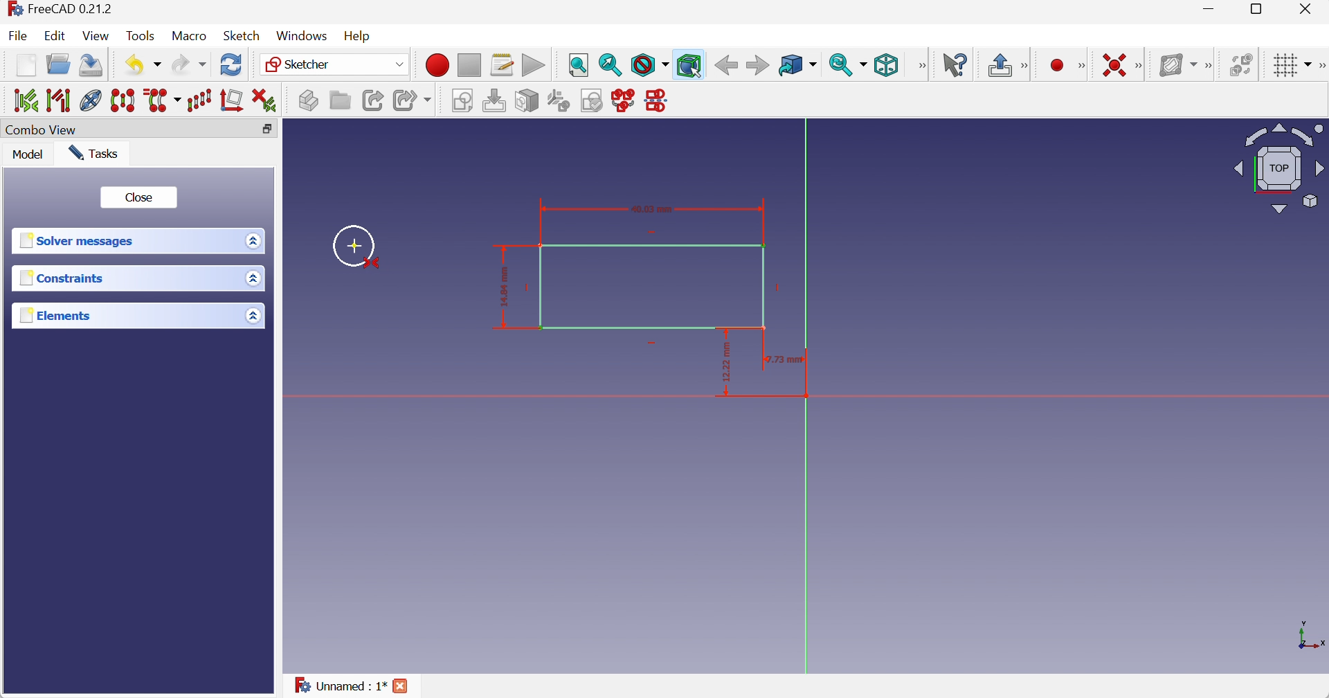  Describe the element at coordinates (17, 35) in the screenshot. I see `File` at that location.